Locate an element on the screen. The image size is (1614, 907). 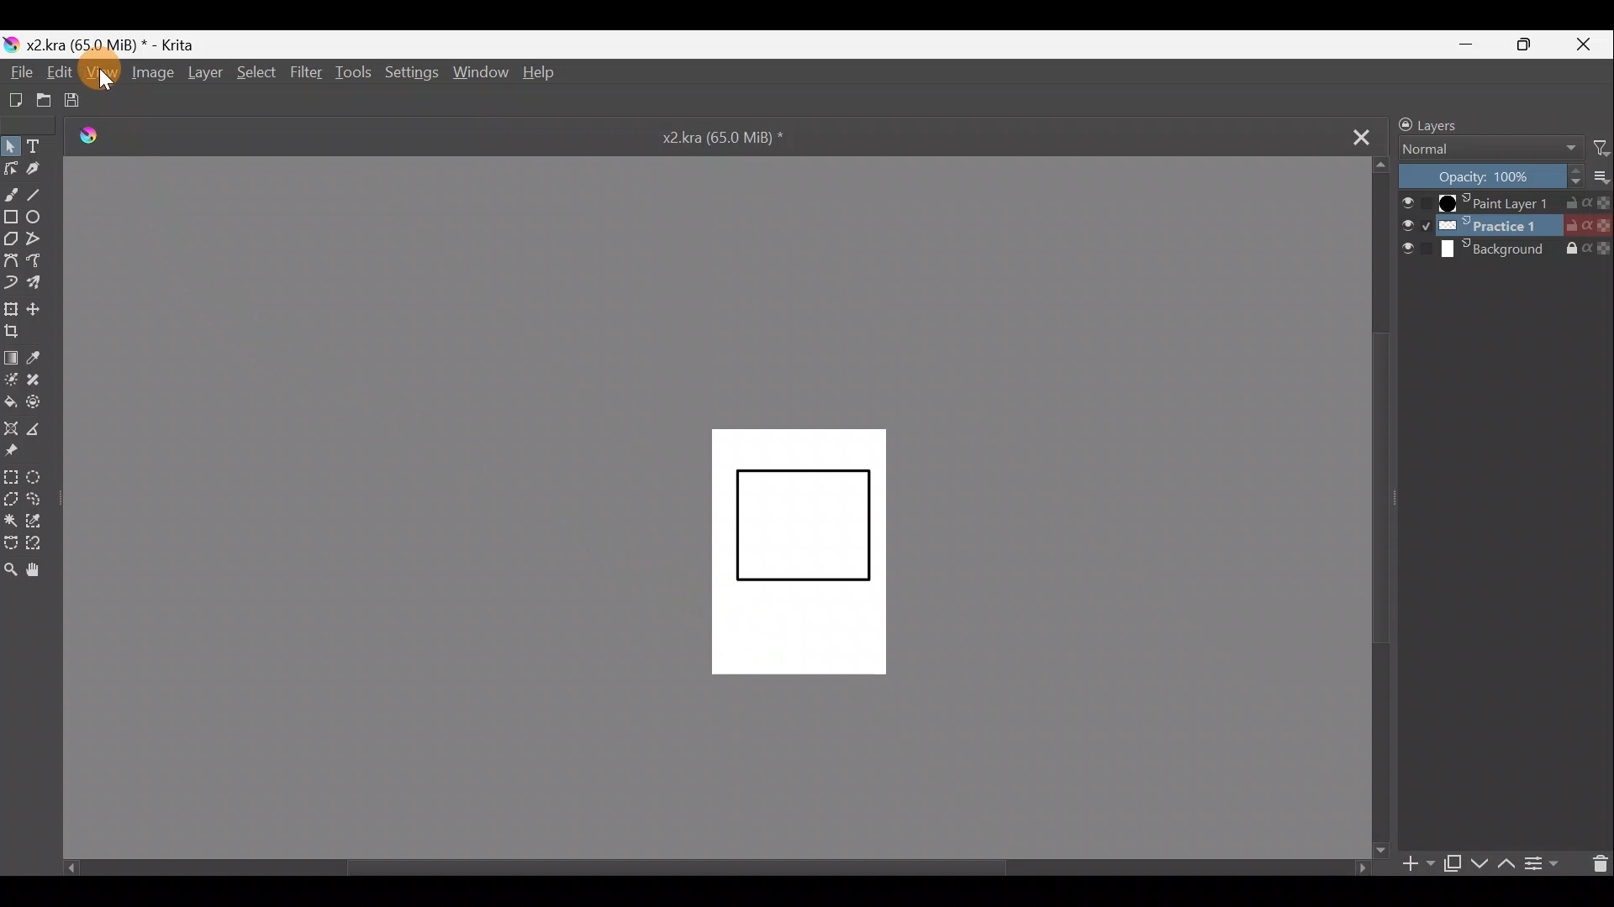
Open existing document is located at coordinates (47, 95).